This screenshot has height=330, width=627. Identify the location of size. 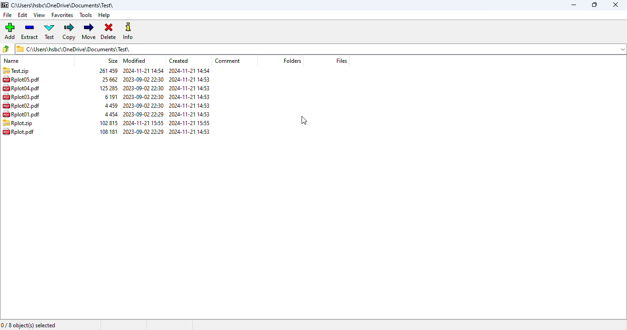
(113, 61).